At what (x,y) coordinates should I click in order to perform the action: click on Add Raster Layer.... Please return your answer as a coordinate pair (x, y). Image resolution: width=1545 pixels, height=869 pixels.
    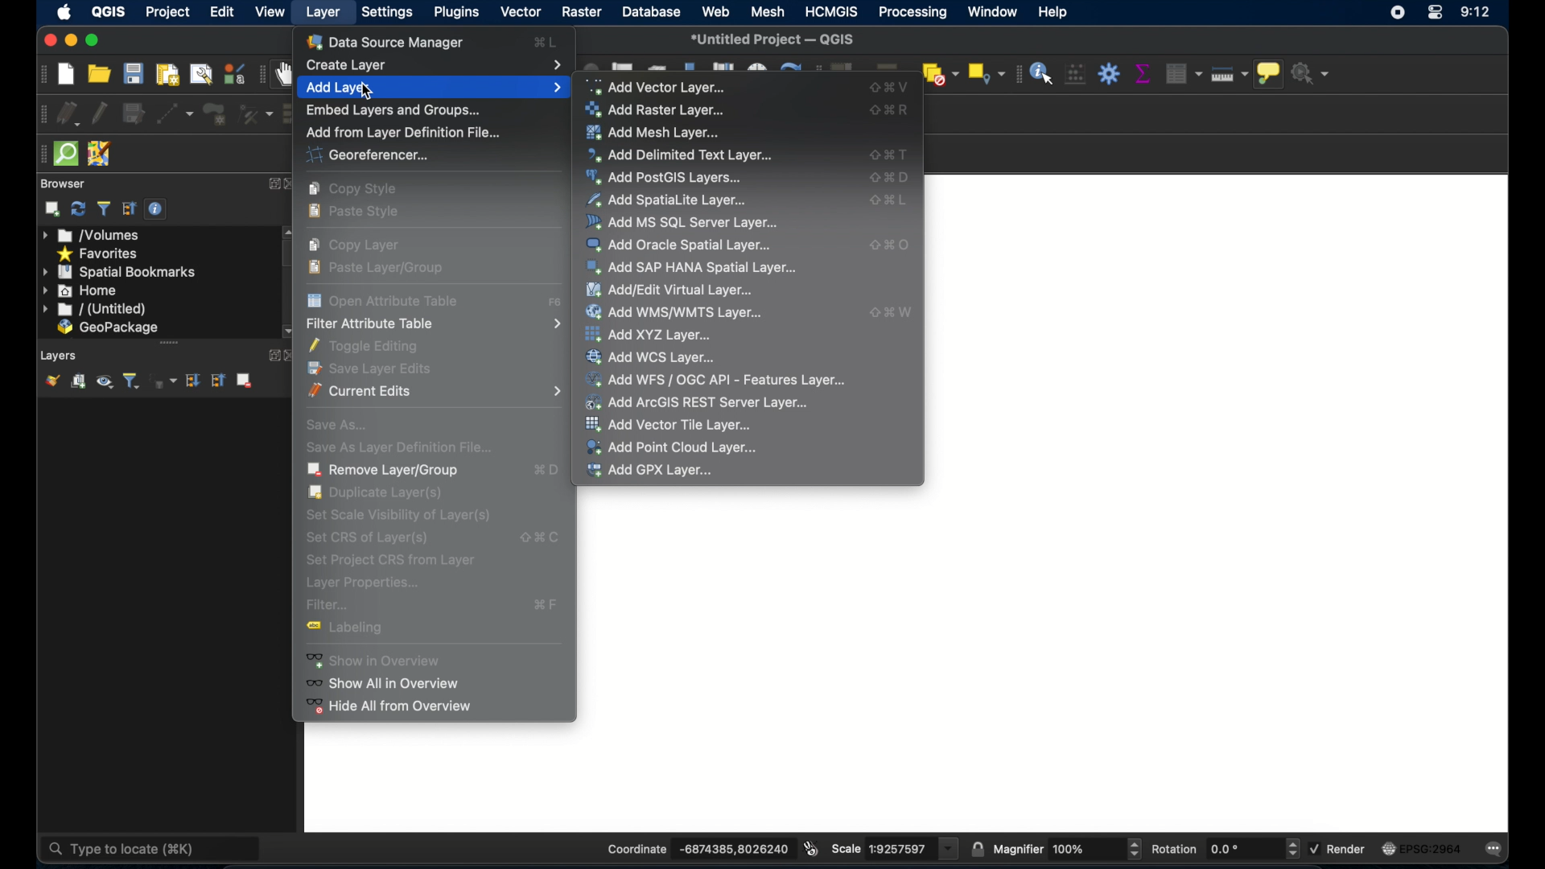
    Looking at the image, I should click on (748, 110).